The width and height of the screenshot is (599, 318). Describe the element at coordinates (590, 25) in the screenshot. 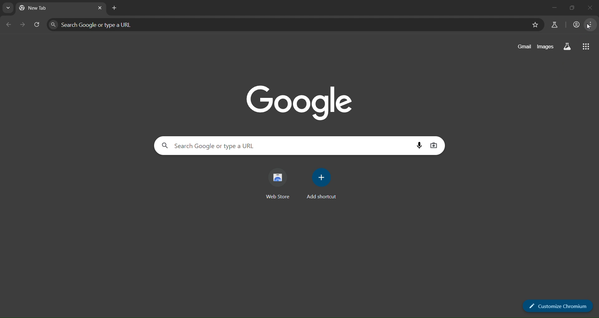

I see `menu` at that location.